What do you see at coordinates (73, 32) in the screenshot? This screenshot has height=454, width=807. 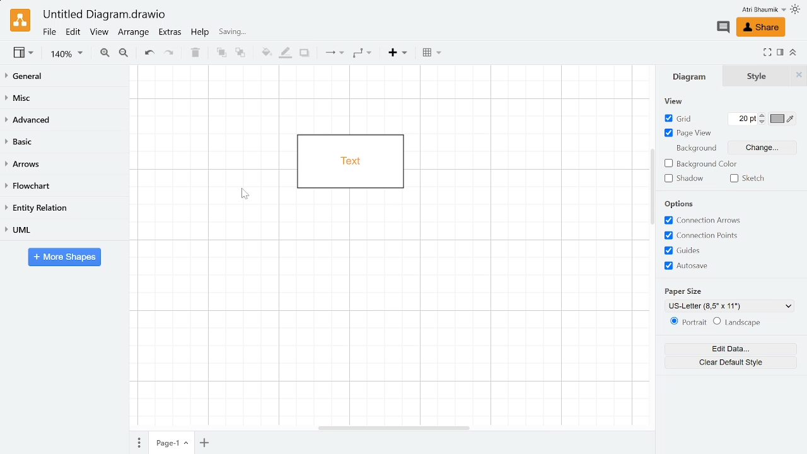 I see `Edit` at bounding box center [73, 32].